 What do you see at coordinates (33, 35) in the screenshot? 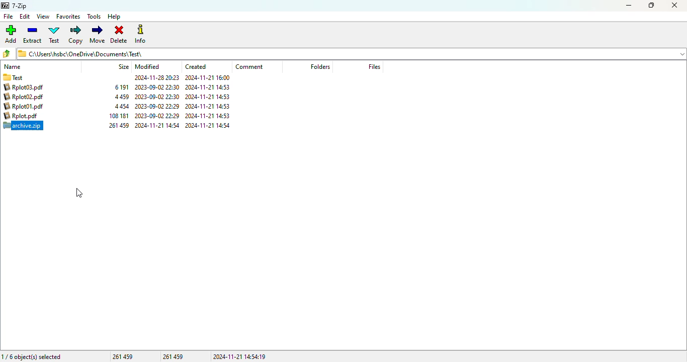
I see `extract` at bounding box center [33, 35].